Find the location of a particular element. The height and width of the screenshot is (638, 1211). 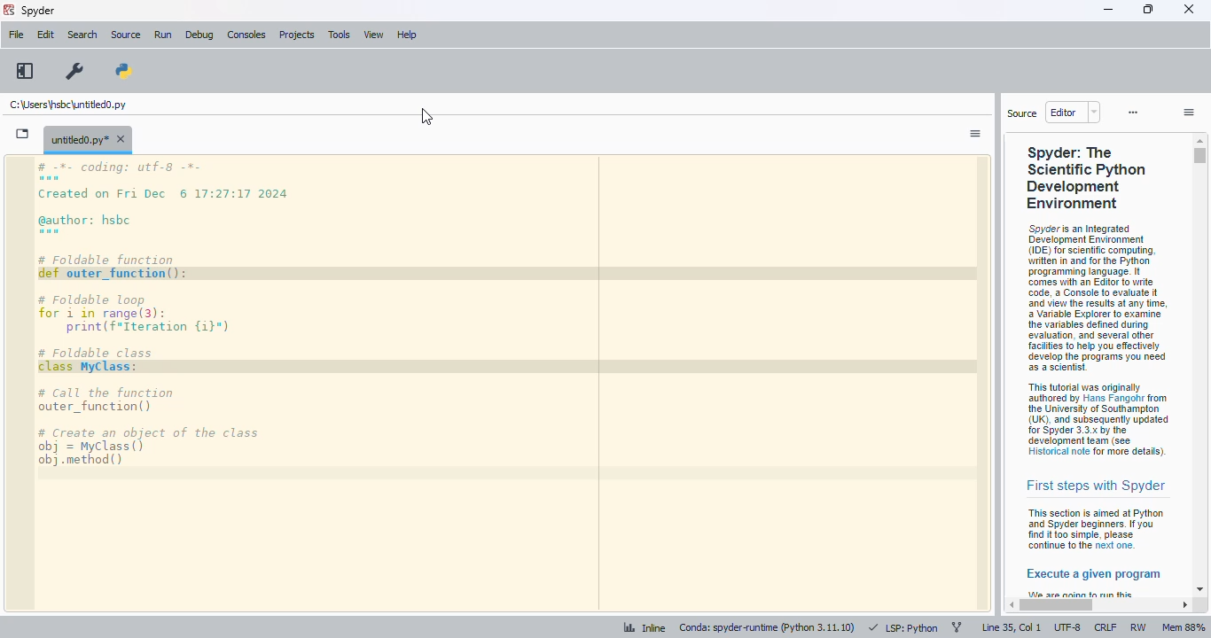

view is located at coordinates (375, 35).